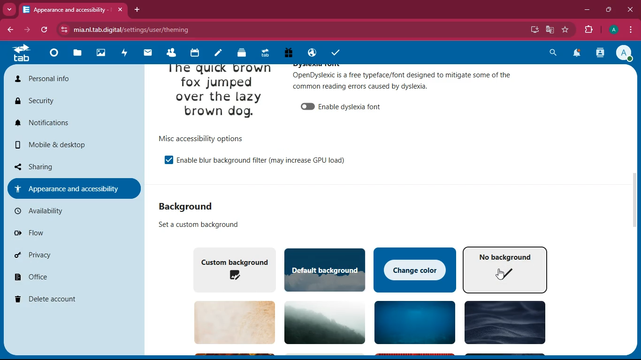 Image resolution: width=641 pixels, height=360 pixels. Describe the element at coordinates (412, 323) in the screenshot. I see `background` at that location.